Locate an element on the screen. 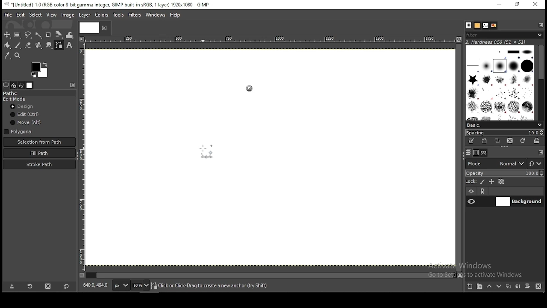 The height and width of the screenshot is (308, 547). move is located at coordinates (26, 122).